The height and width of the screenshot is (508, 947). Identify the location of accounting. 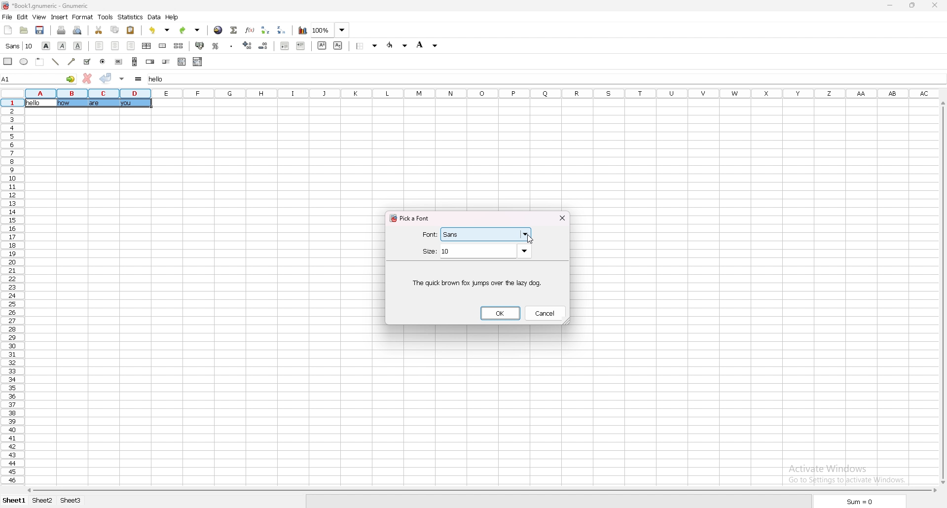
(201, 46).